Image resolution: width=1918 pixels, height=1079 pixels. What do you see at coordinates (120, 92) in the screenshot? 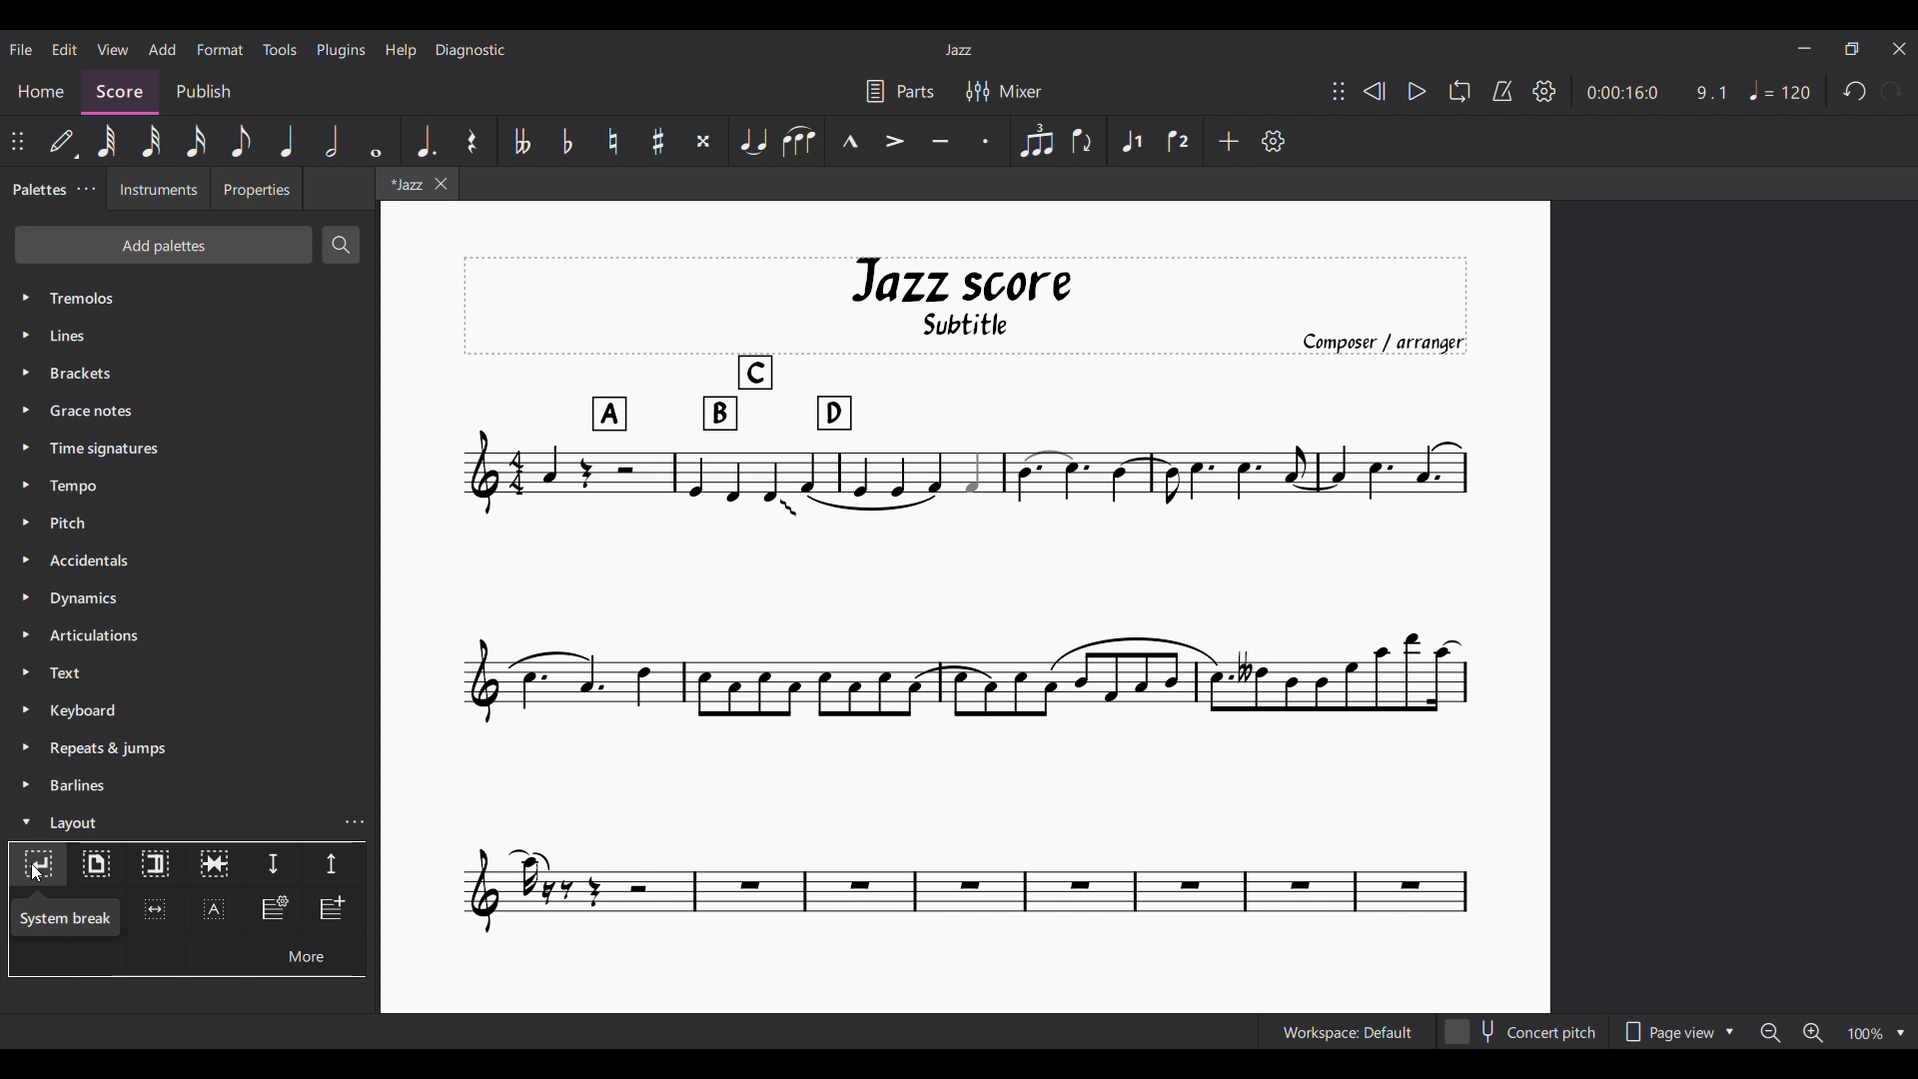
I see `Score, current section highlighted` at bounding box center [120, 92].